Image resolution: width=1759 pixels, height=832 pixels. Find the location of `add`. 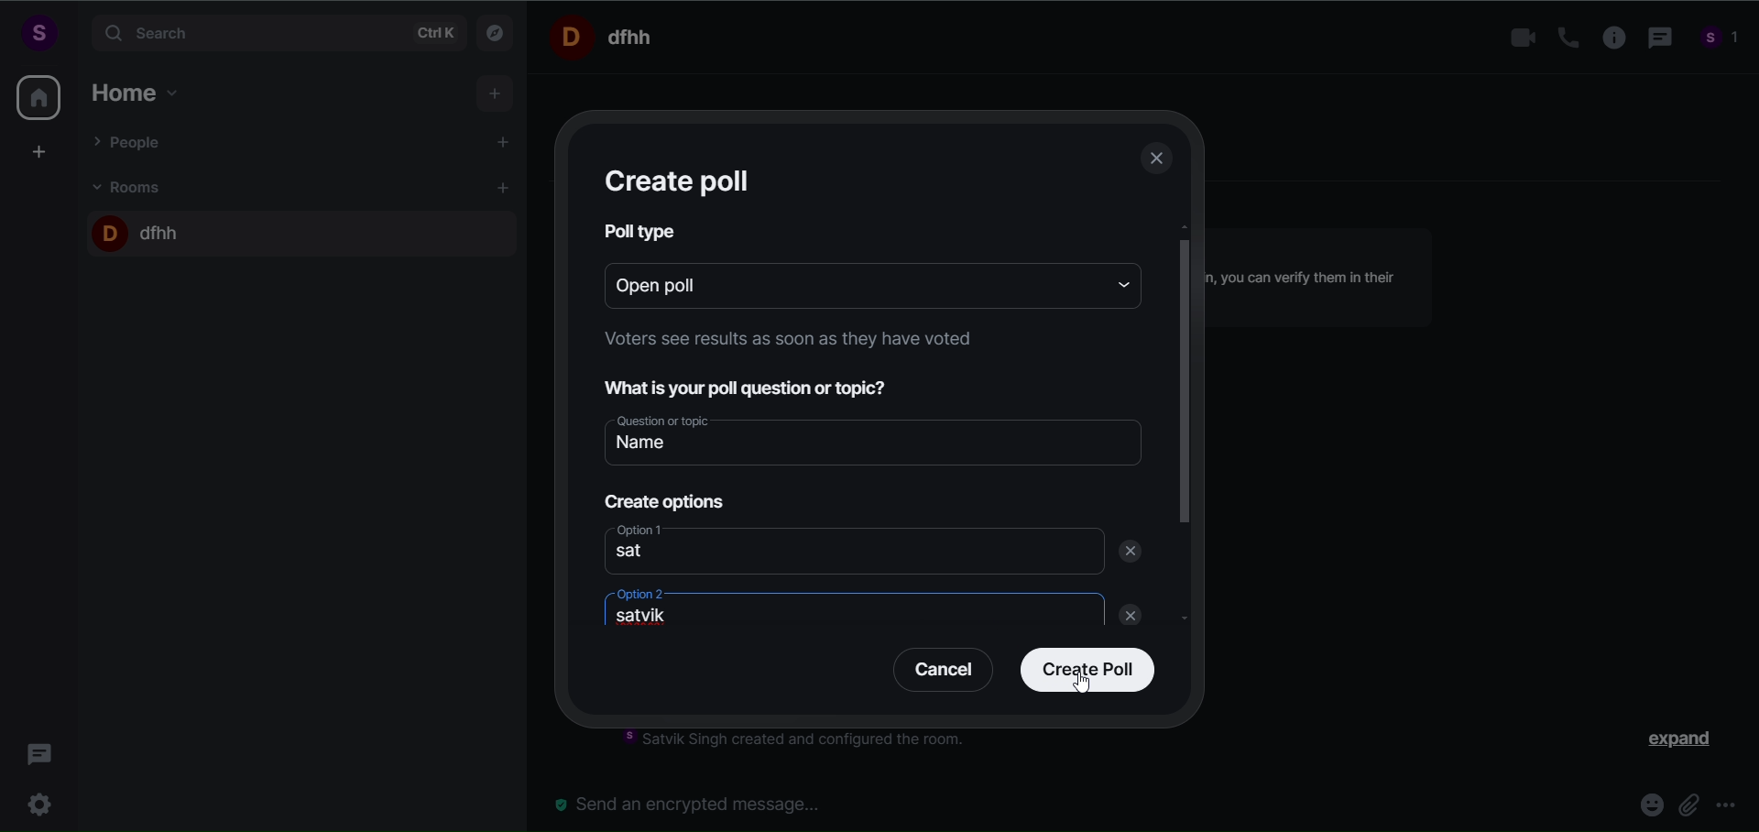

add is located at coordinates (497, 94).